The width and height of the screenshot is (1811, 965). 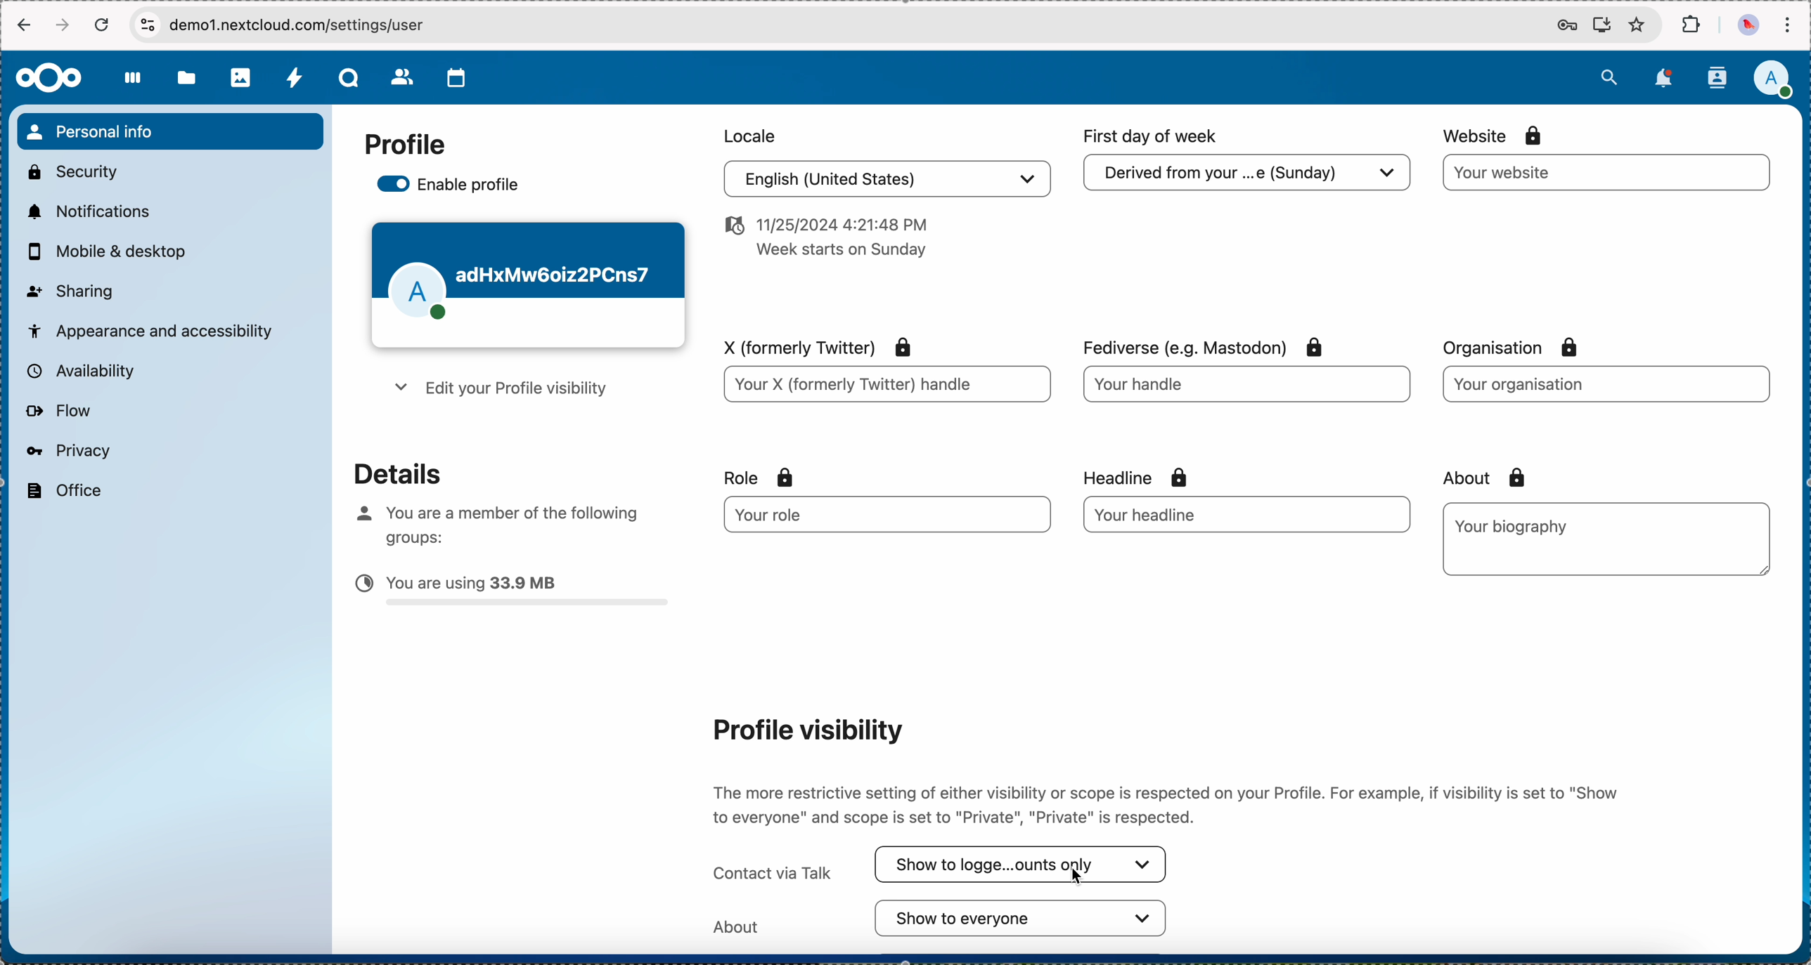 What do you see at coordinates (768, 866) in the screenshot?
I see `contact via Talk` at bounding box center [768, 866].